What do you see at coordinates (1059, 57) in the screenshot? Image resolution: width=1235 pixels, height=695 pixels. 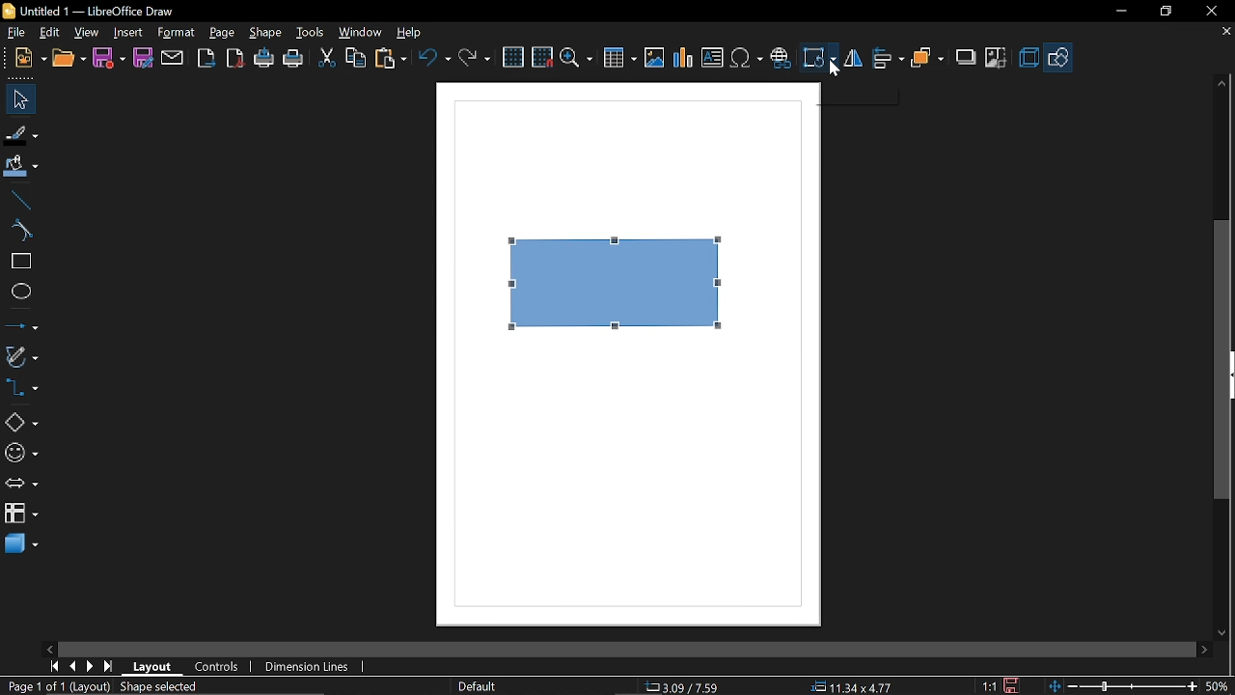 I see `shapes` at bounding box center [1059, 57].